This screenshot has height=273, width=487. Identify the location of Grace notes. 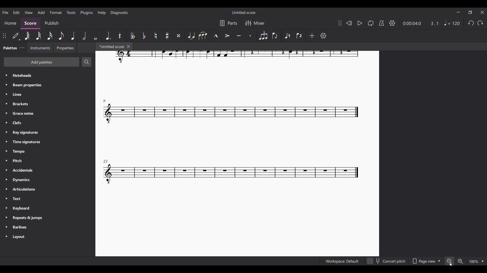
(47, 113).